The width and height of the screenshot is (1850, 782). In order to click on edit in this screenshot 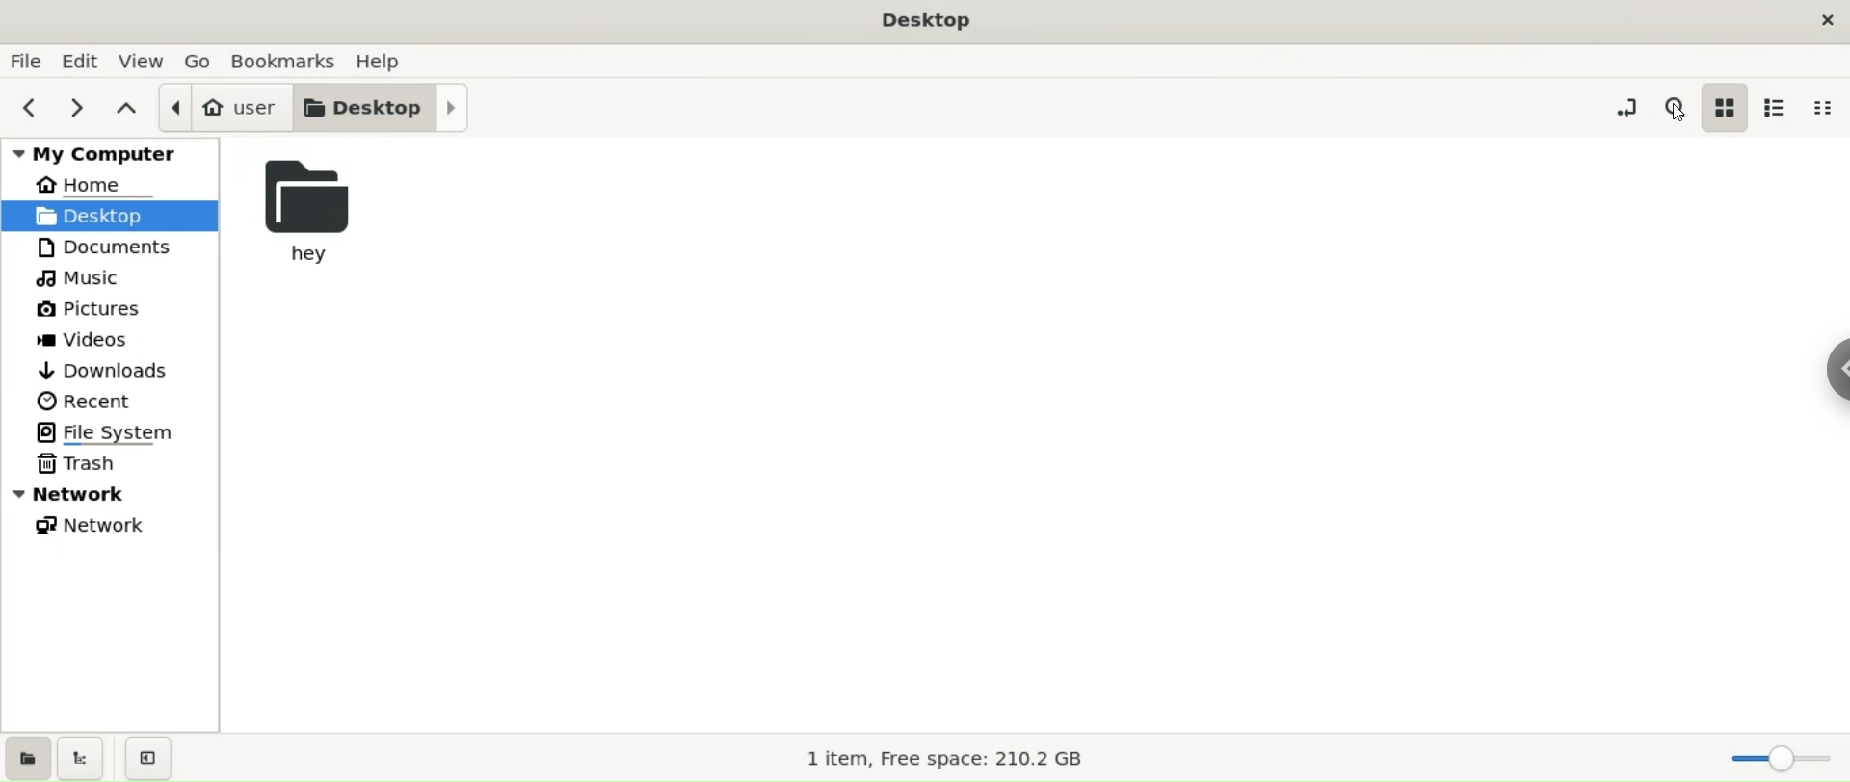, I will do `click(81, 61)`.